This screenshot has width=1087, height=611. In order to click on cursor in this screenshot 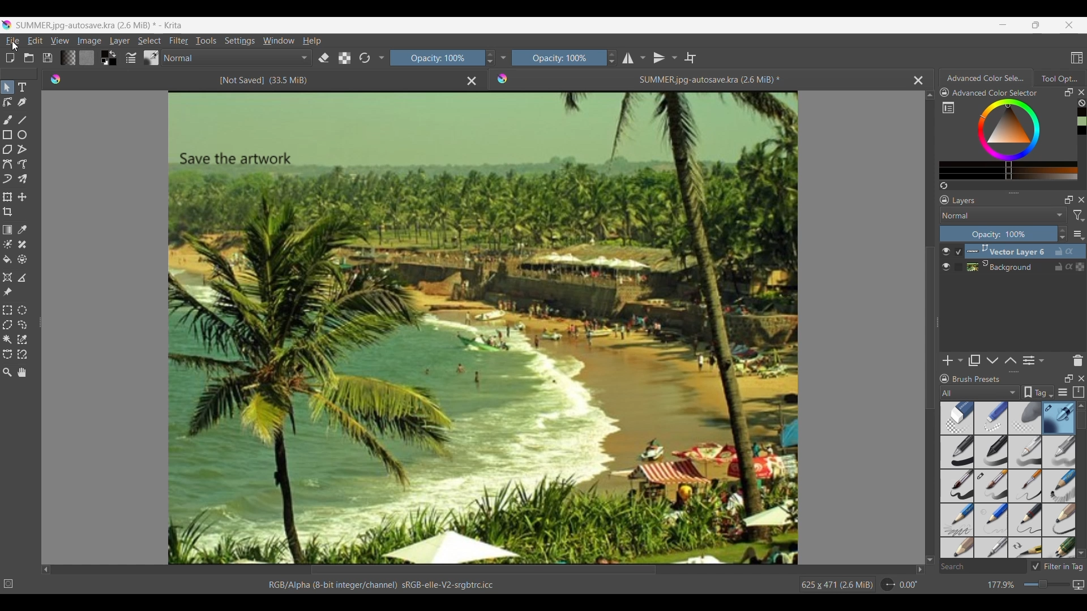, I will do `click(15, 45)`.